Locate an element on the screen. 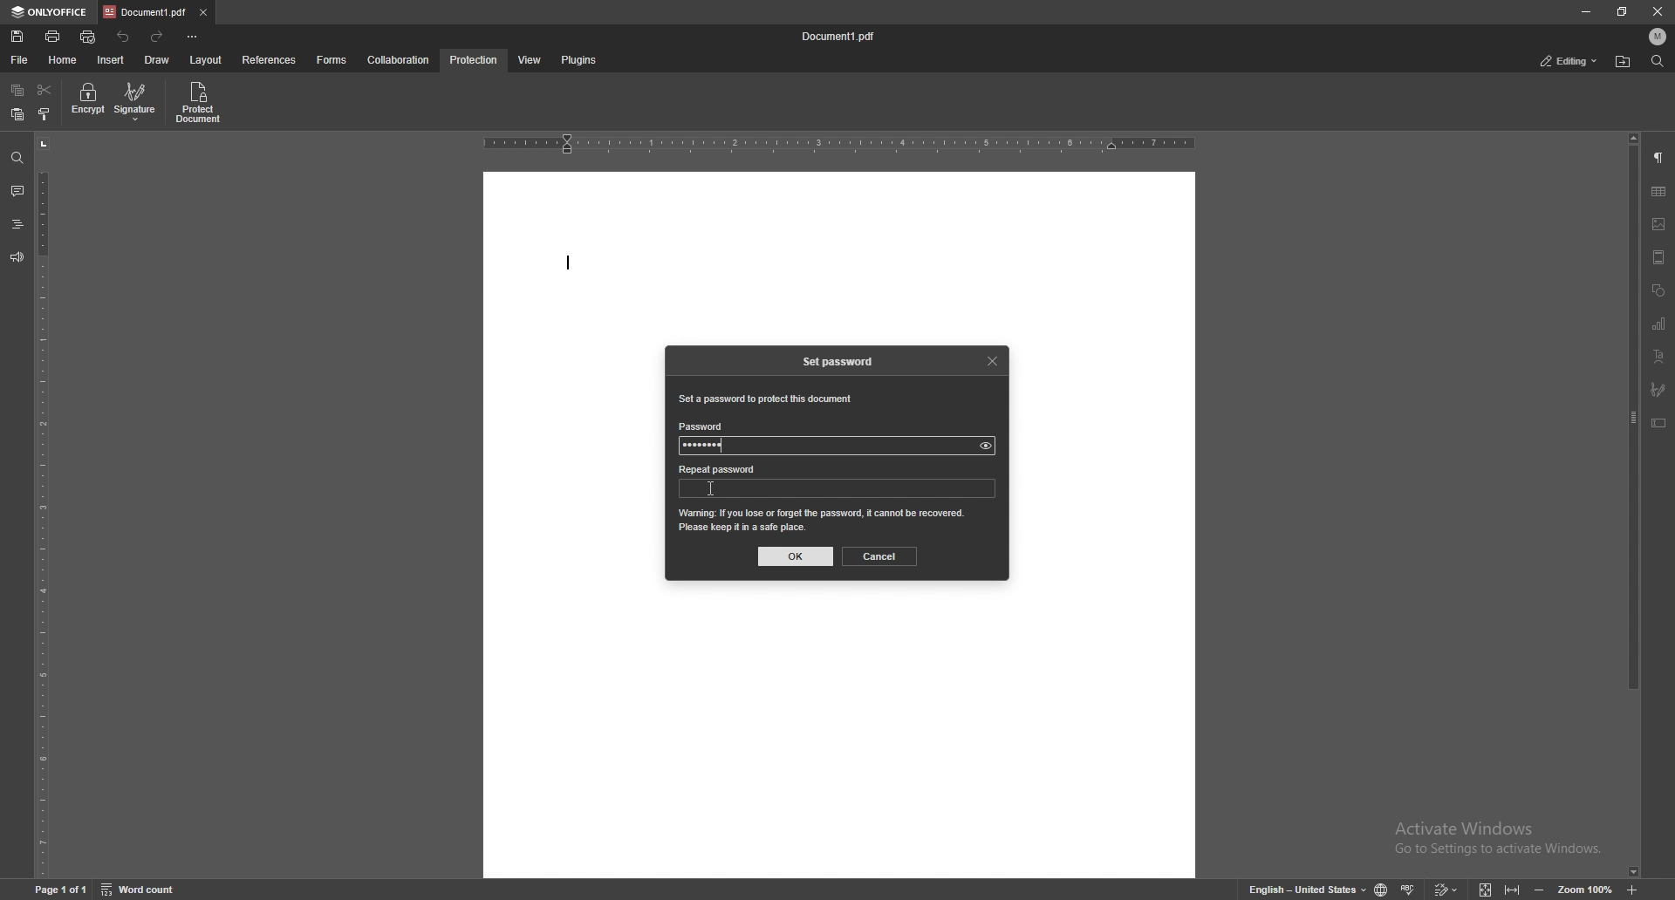  resize is located at coordinates (1624, 12).